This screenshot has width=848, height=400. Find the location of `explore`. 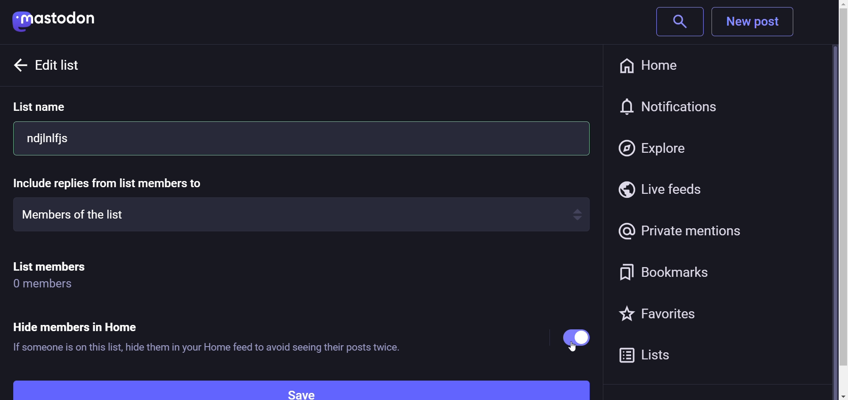

explore is located at coordinates (655, 146).